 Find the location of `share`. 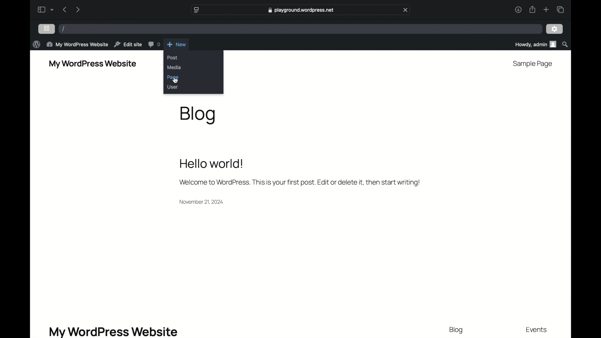

share is located at coordinates (533, 9).